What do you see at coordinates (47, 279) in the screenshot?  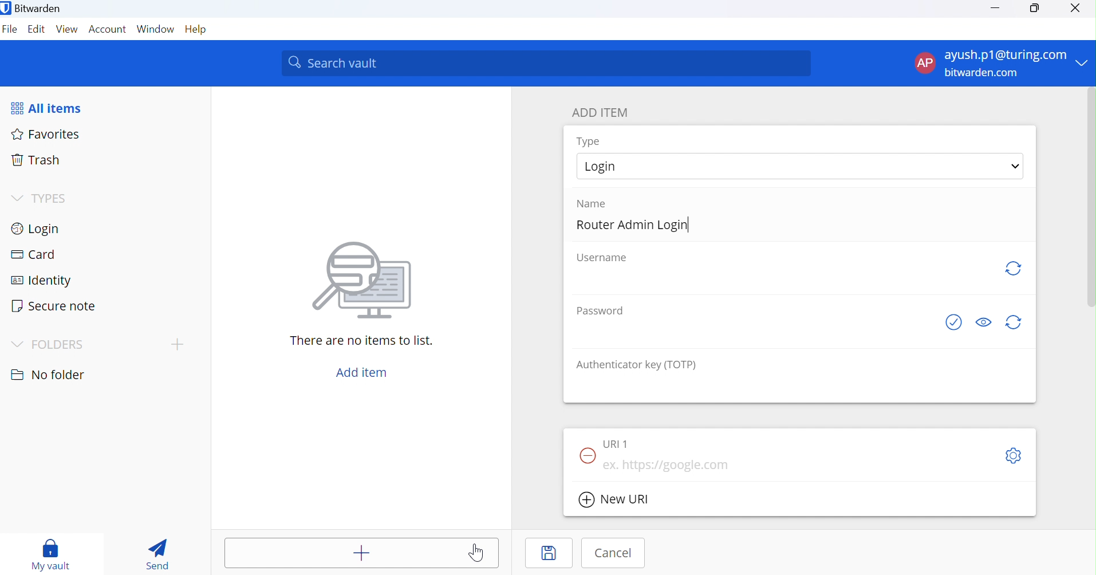 I see `Identity` at bounding box center [47, 279].